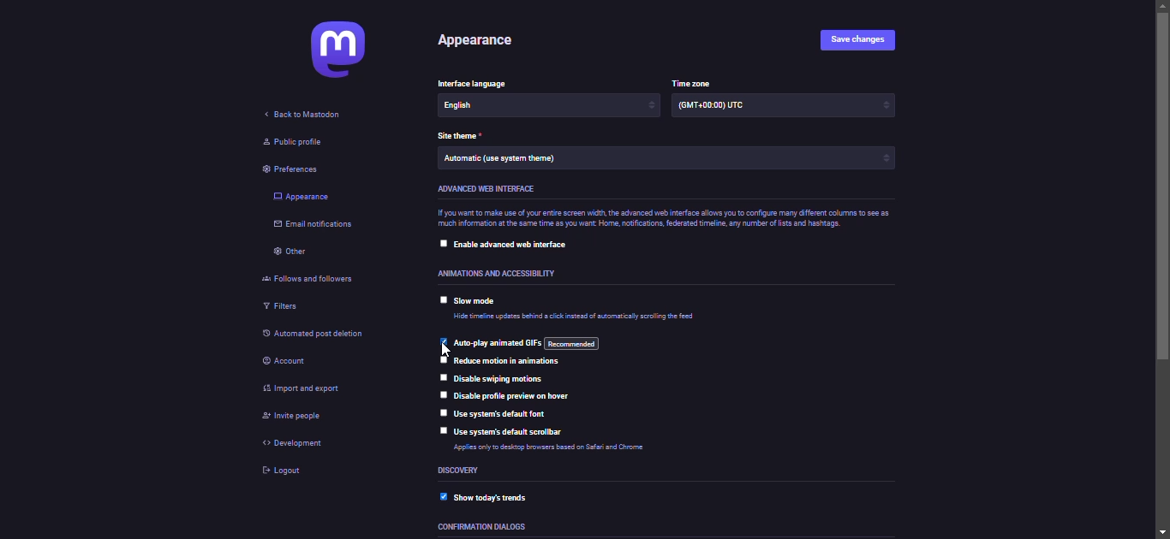 This screenshot has height=539, width=1170. I want to click on slow mode, so click(475, 302).